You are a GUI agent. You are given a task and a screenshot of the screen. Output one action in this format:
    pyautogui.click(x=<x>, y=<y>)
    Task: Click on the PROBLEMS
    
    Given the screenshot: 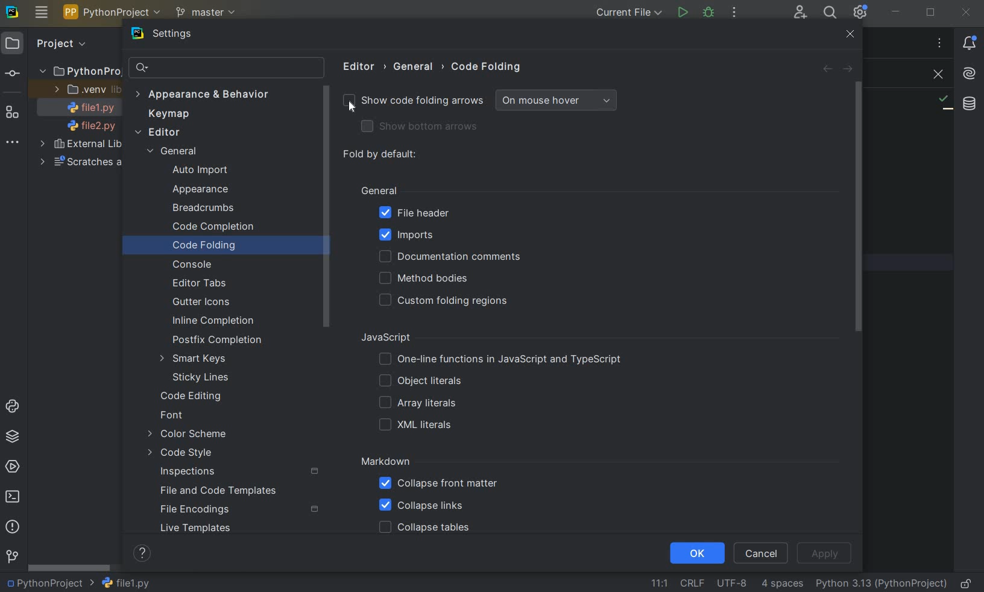 What is the action you would take?
    pyautogui.click(x=13, y=527)
    